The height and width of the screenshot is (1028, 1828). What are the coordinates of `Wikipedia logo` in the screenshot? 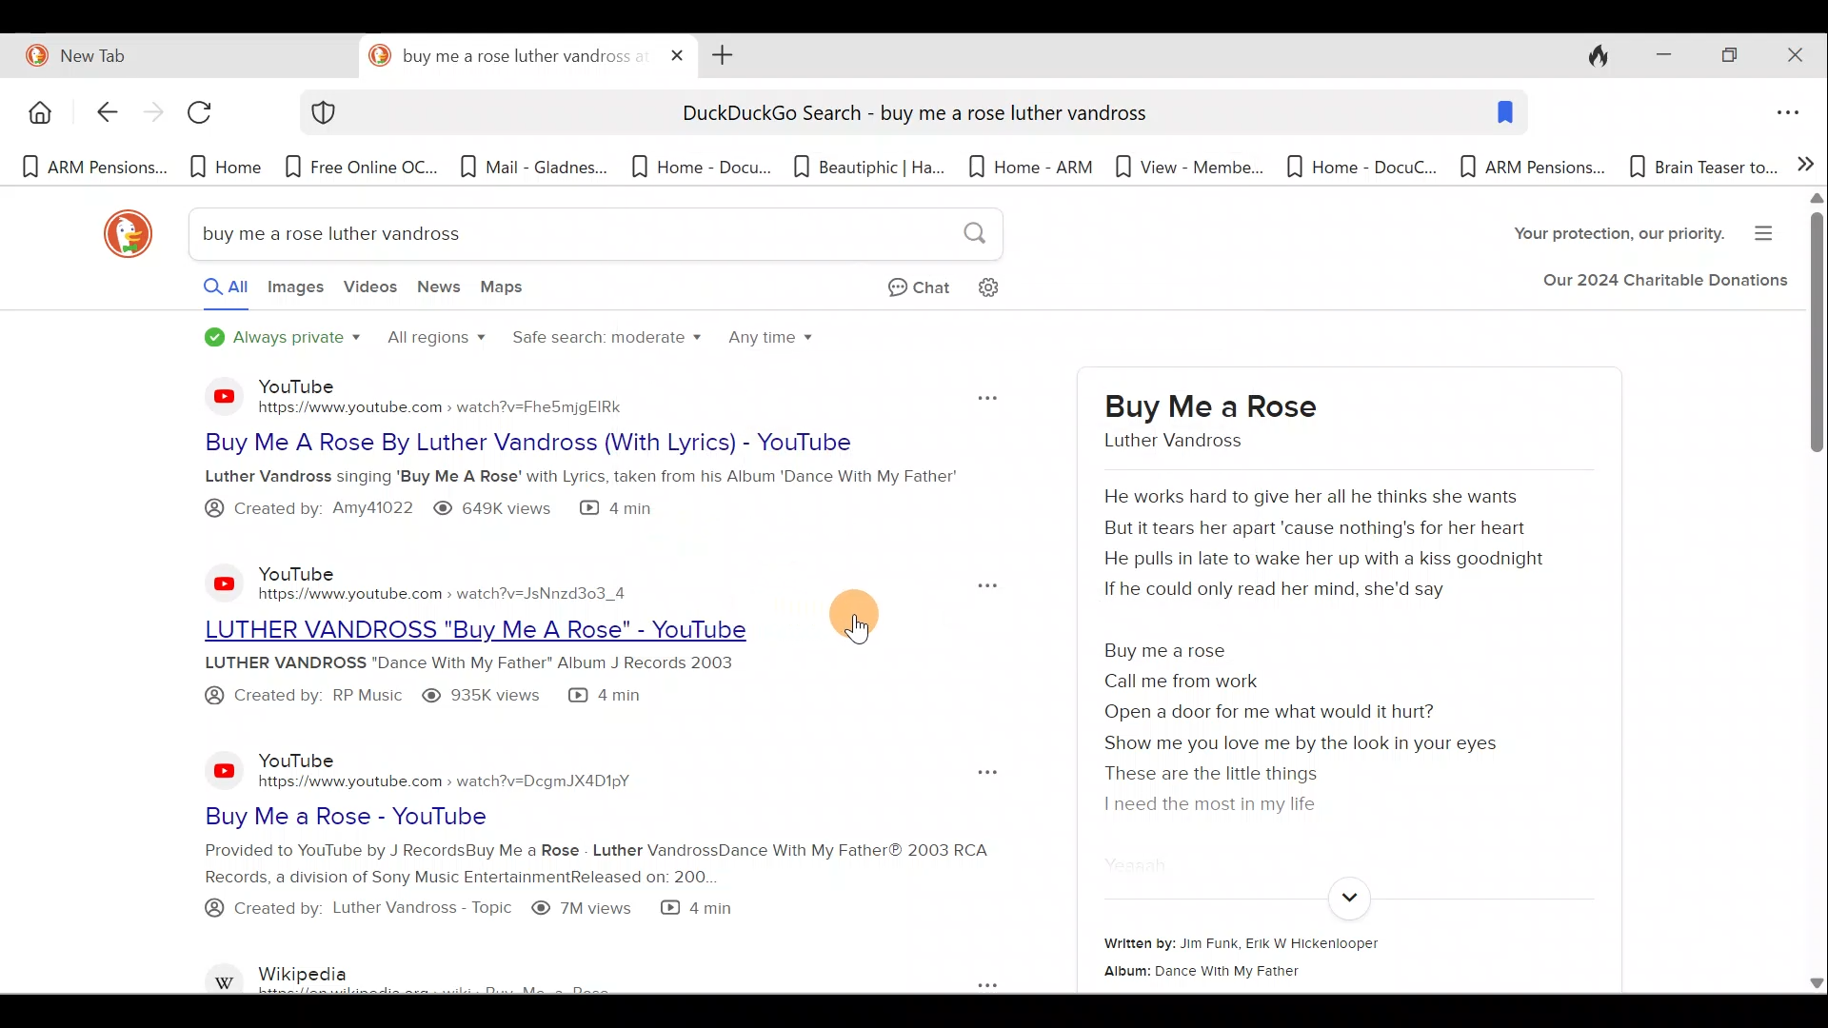 It's located at (227, 975).